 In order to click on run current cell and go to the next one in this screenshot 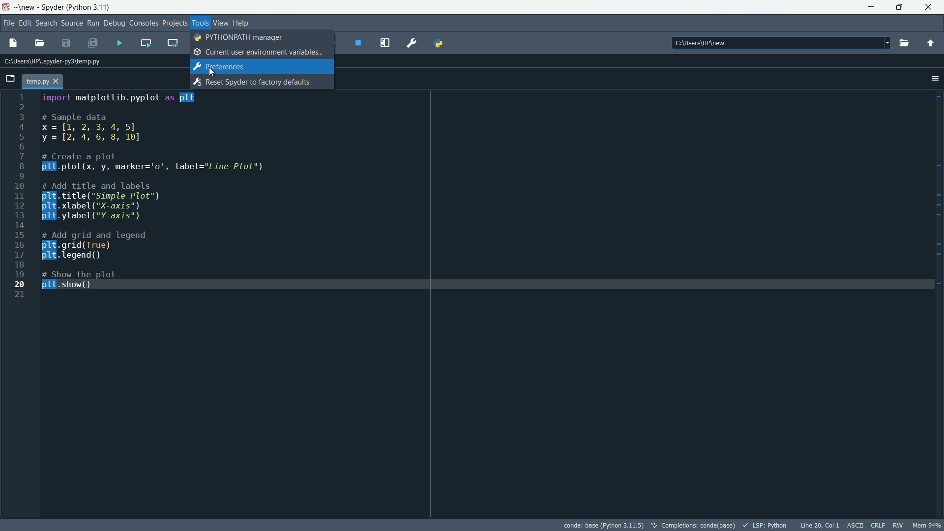, I will do `click(173, 42)`.